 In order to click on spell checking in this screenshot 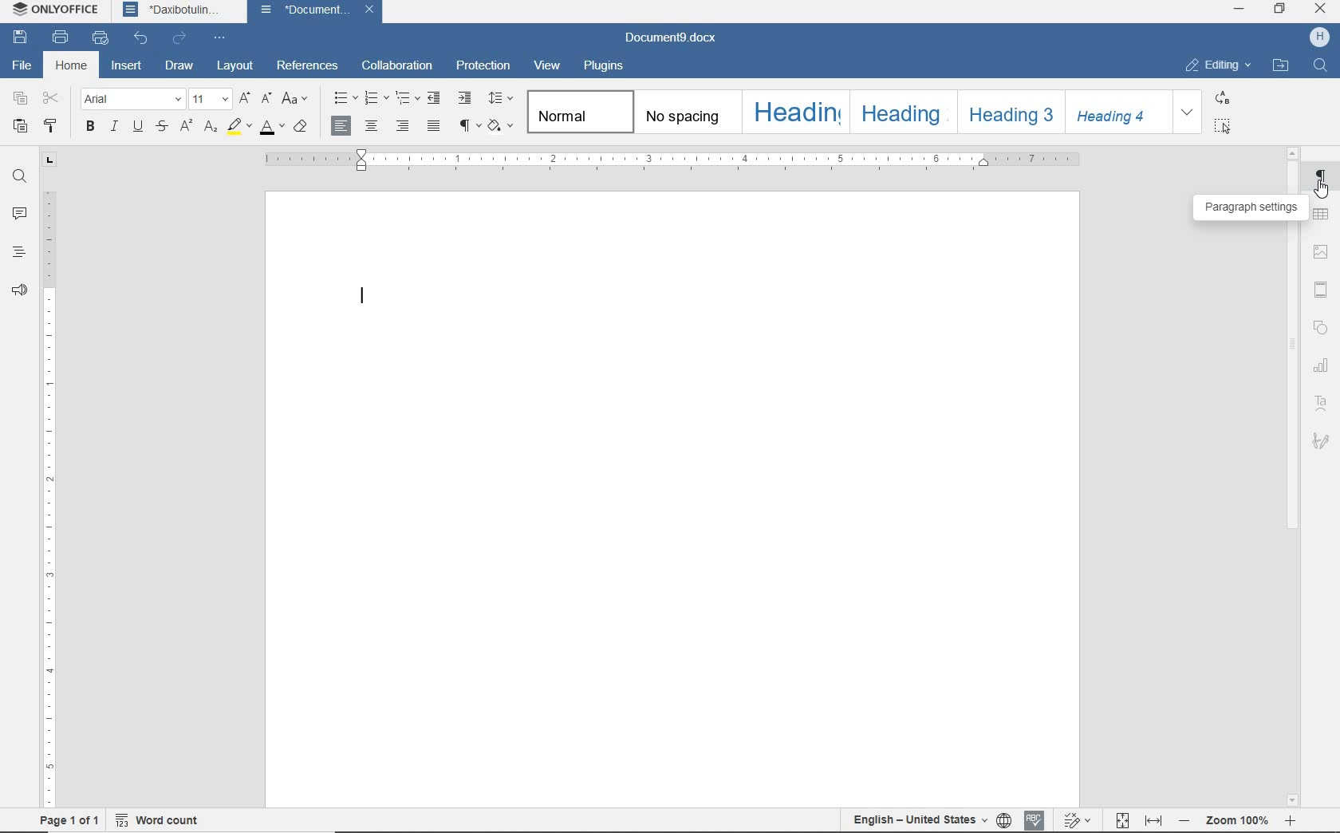, I will do `click(1034, 819)`.